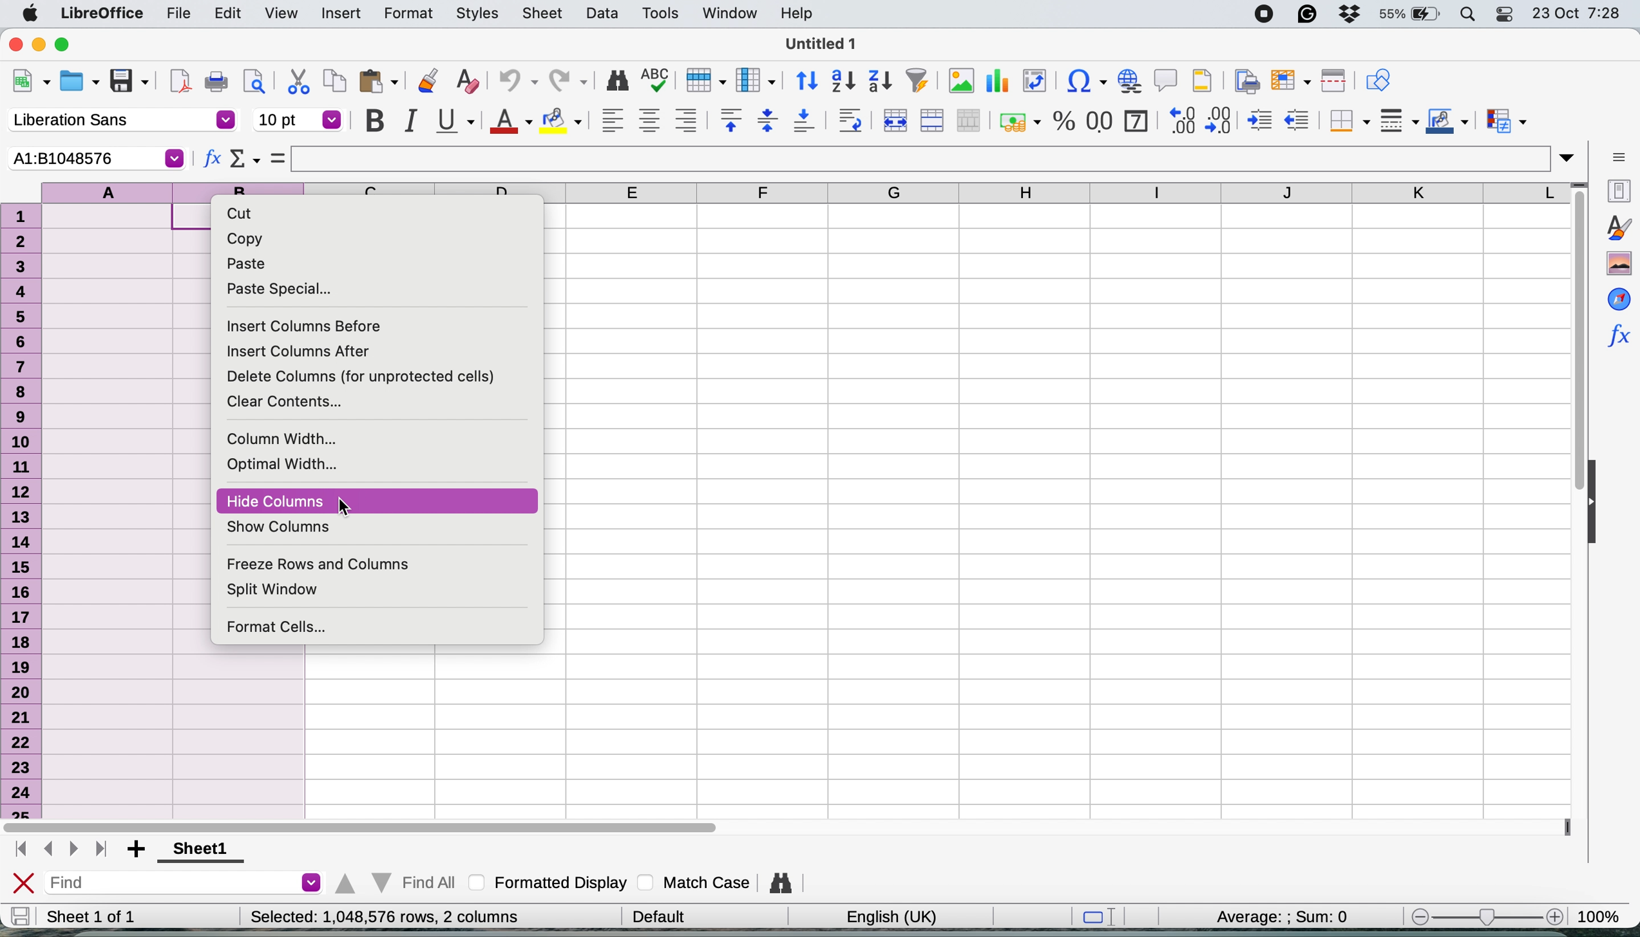 The height and width of the screenshot is (937, 1640). I want to click on gallery, so click(1616, 262).